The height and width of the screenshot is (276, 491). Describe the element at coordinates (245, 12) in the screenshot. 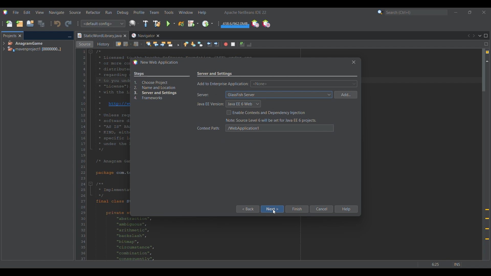

I see `Software name and version` at that location.